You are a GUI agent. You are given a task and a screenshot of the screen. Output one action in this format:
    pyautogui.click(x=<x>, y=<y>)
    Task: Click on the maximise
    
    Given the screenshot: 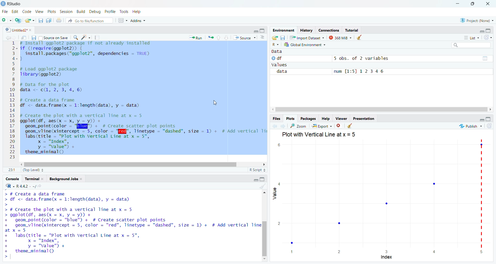 What is the action you would take?
    pyautogui.click(x=489, y=30)
    